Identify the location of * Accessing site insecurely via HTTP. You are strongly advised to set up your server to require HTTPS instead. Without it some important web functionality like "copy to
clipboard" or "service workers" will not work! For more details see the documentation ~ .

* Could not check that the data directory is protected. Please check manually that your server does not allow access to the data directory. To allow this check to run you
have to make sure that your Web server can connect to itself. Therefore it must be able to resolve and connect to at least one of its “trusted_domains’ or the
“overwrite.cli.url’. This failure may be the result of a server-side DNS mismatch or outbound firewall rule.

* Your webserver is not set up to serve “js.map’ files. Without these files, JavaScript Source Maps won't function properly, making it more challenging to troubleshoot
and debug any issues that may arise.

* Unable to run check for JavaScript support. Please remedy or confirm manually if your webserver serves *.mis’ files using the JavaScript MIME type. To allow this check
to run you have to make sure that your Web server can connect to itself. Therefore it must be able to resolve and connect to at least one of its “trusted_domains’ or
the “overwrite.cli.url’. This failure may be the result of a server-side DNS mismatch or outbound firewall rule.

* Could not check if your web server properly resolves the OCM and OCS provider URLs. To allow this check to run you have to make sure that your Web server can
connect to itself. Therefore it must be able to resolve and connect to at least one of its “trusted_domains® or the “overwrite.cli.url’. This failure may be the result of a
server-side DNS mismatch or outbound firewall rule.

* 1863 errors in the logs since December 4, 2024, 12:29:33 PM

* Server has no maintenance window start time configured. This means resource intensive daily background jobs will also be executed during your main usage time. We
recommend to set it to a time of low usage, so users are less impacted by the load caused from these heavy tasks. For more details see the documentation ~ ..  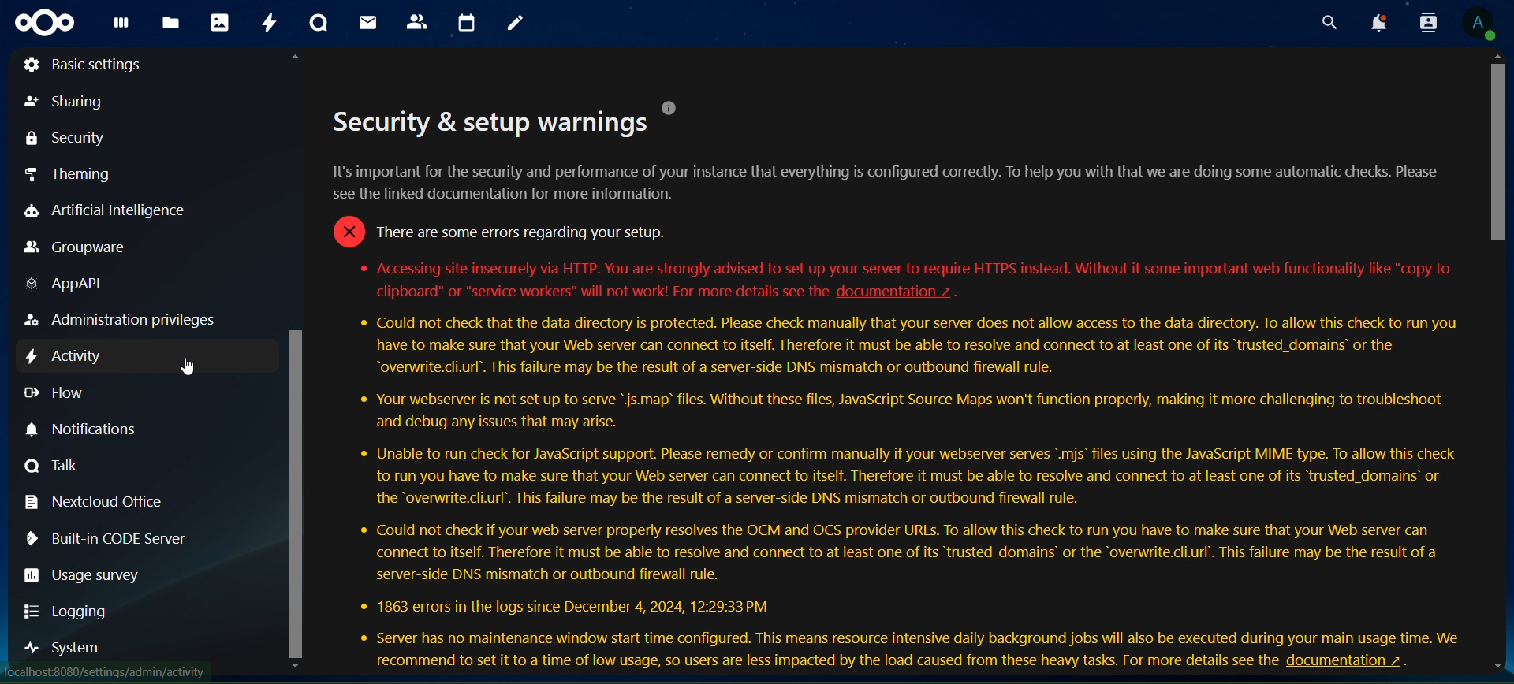
(904, 464).